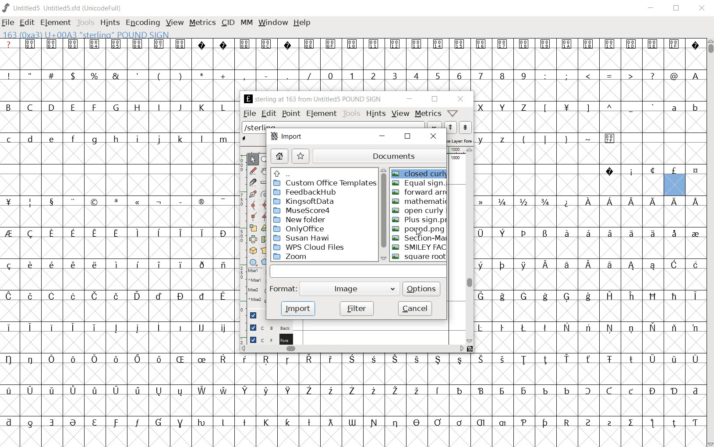 The image size is (714, 447). Describe the element at coordinates (484, 201) in the screenshot. I see `Symbol` at that location.